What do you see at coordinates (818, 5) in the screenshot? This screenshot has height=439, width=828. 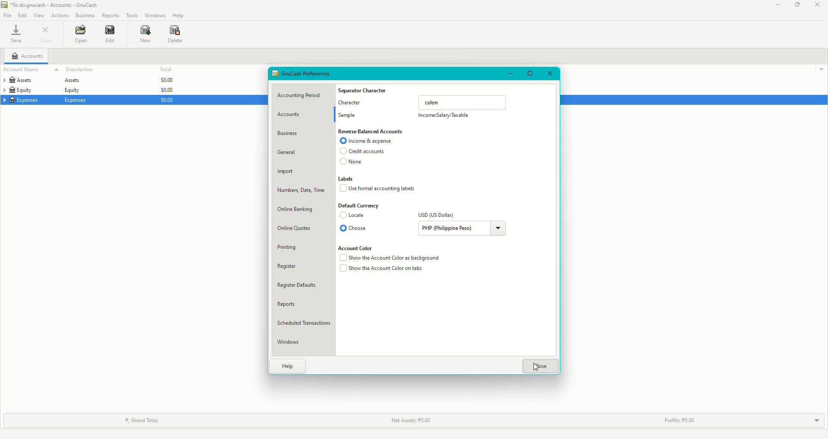 I see `Close` at bounding box center [818, 5].